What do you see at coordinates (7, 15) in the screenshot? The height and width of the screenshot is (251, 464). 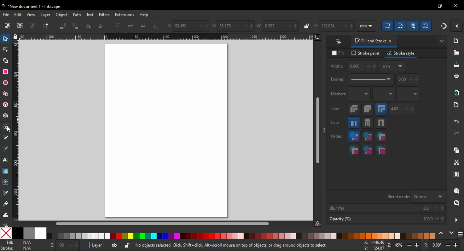 I see `file` at bounding box center [7, 15].